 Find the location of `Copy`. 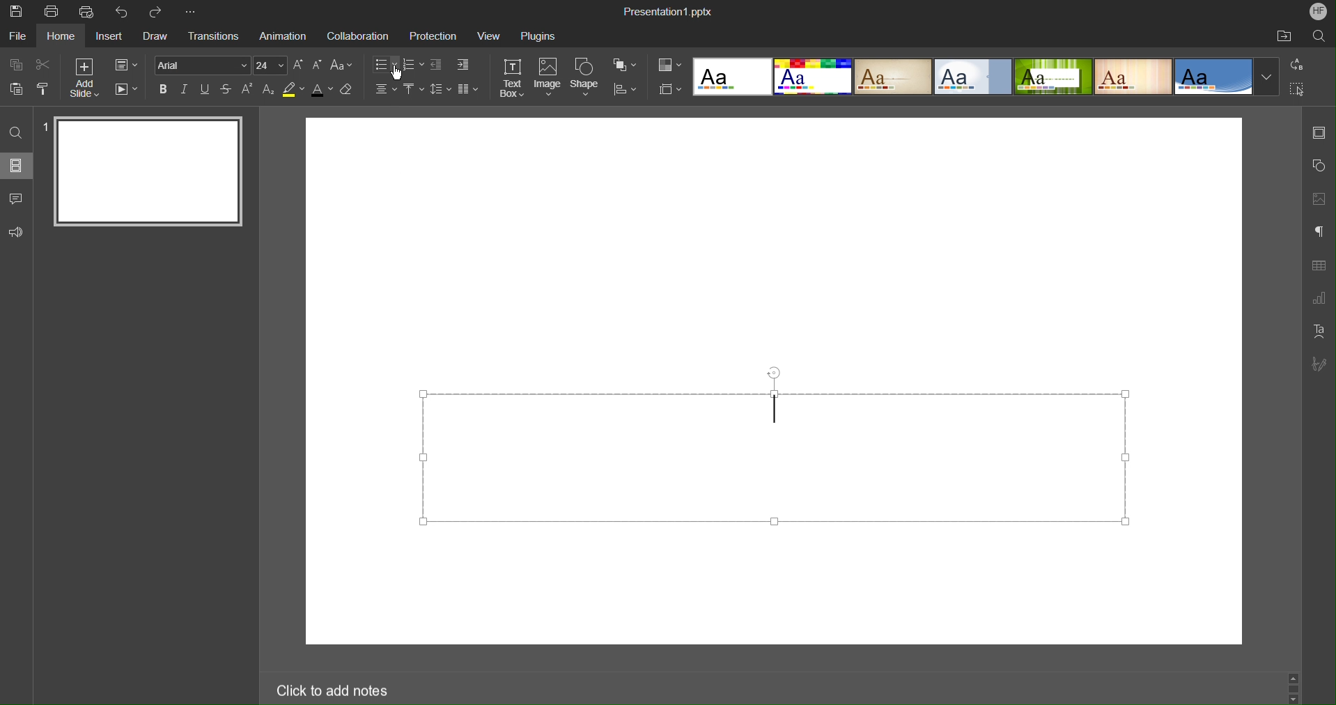

Copy is located at coordinates (14, 65).